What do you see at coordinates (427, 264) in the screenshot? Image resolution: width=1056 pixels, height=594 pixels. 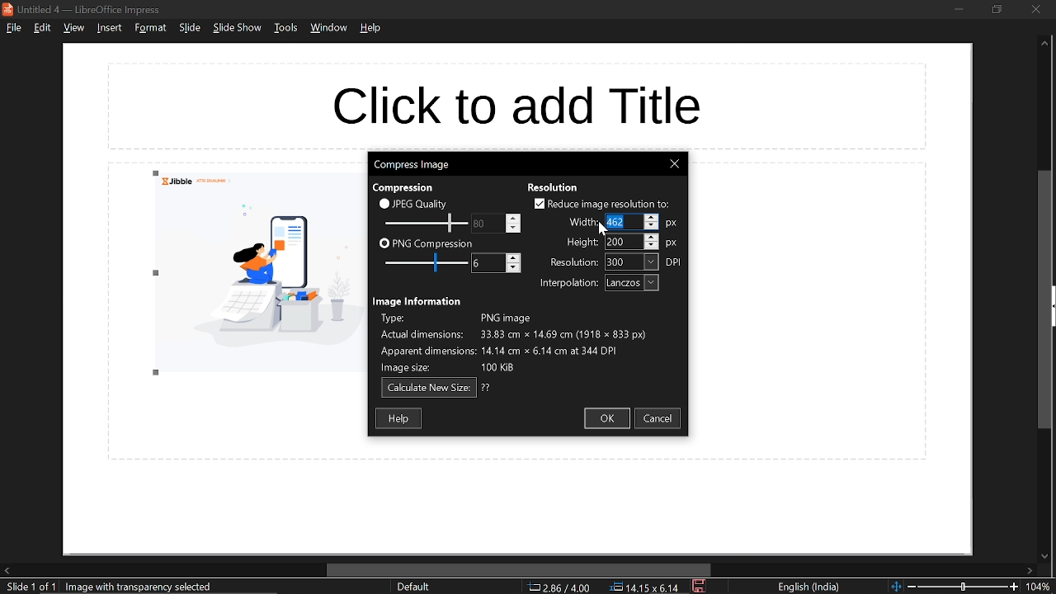 I see `JPEG quality scale` at bounding box center [427, 264].